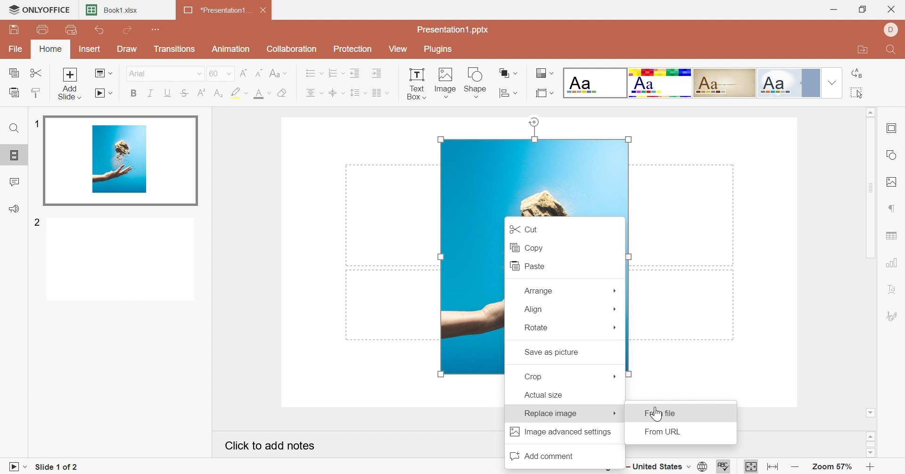  Describe the element at coordinates (690, 82) in the screenshot. I see `Type of slides` at that location.